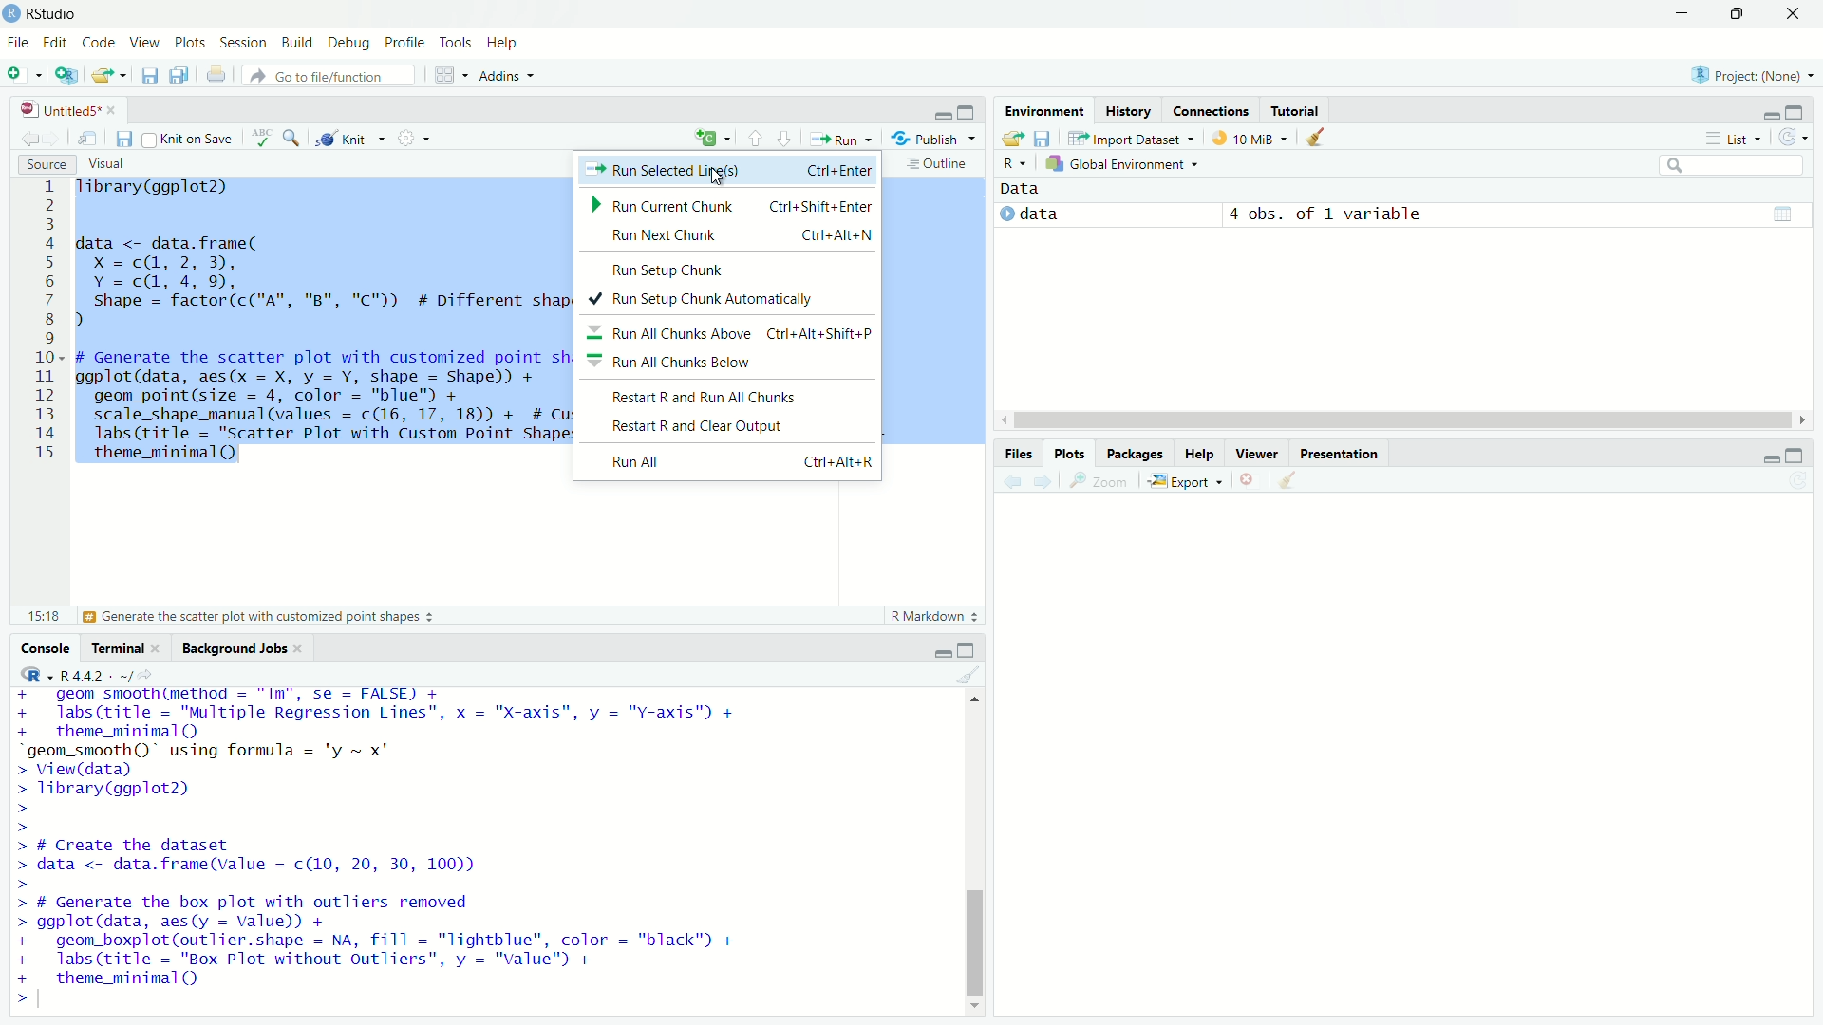  What do you see at coordinates (1795, 112) in the screenshot?
I see `maximize` at bounding box center [1795, 112].